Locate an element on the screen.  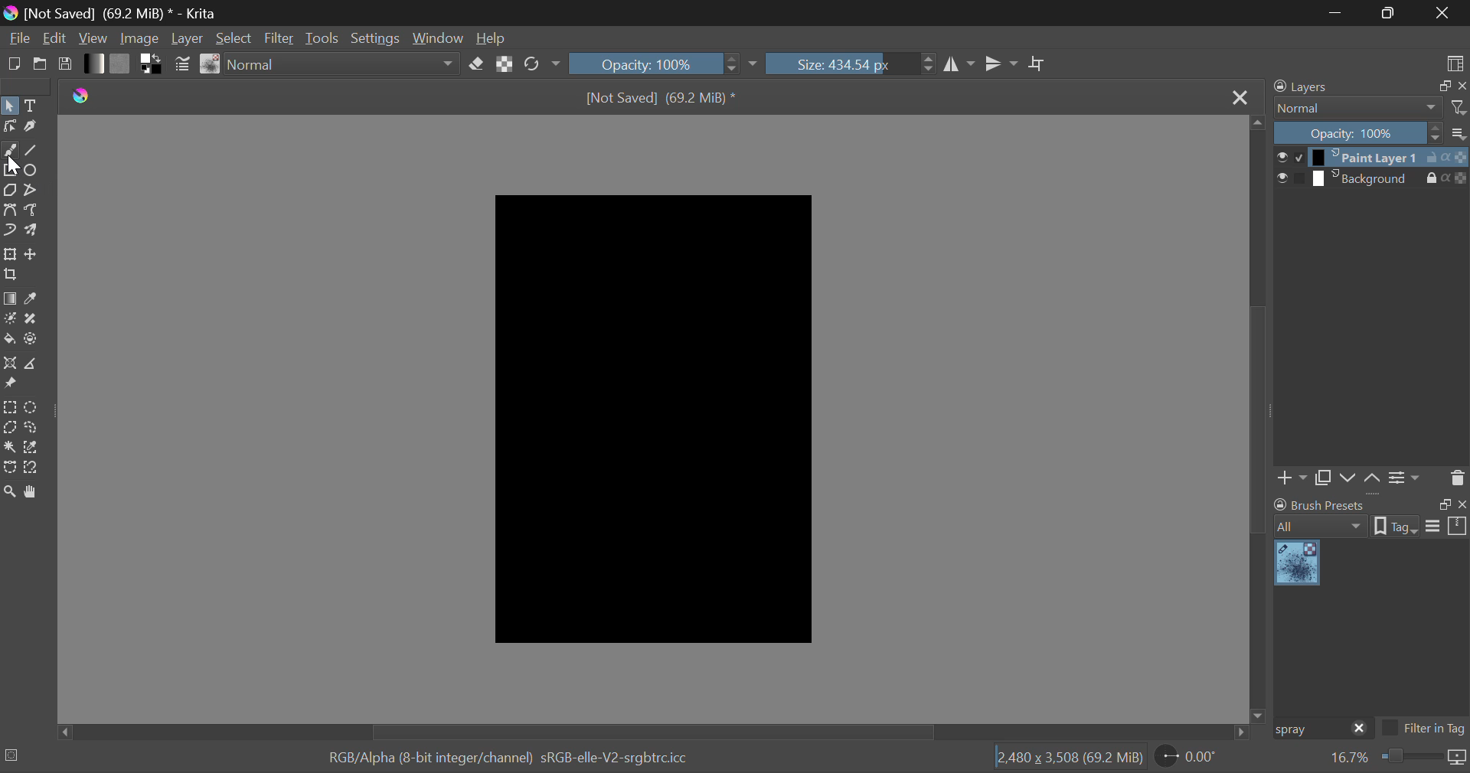
Close is located at coordinates (1240, 99).